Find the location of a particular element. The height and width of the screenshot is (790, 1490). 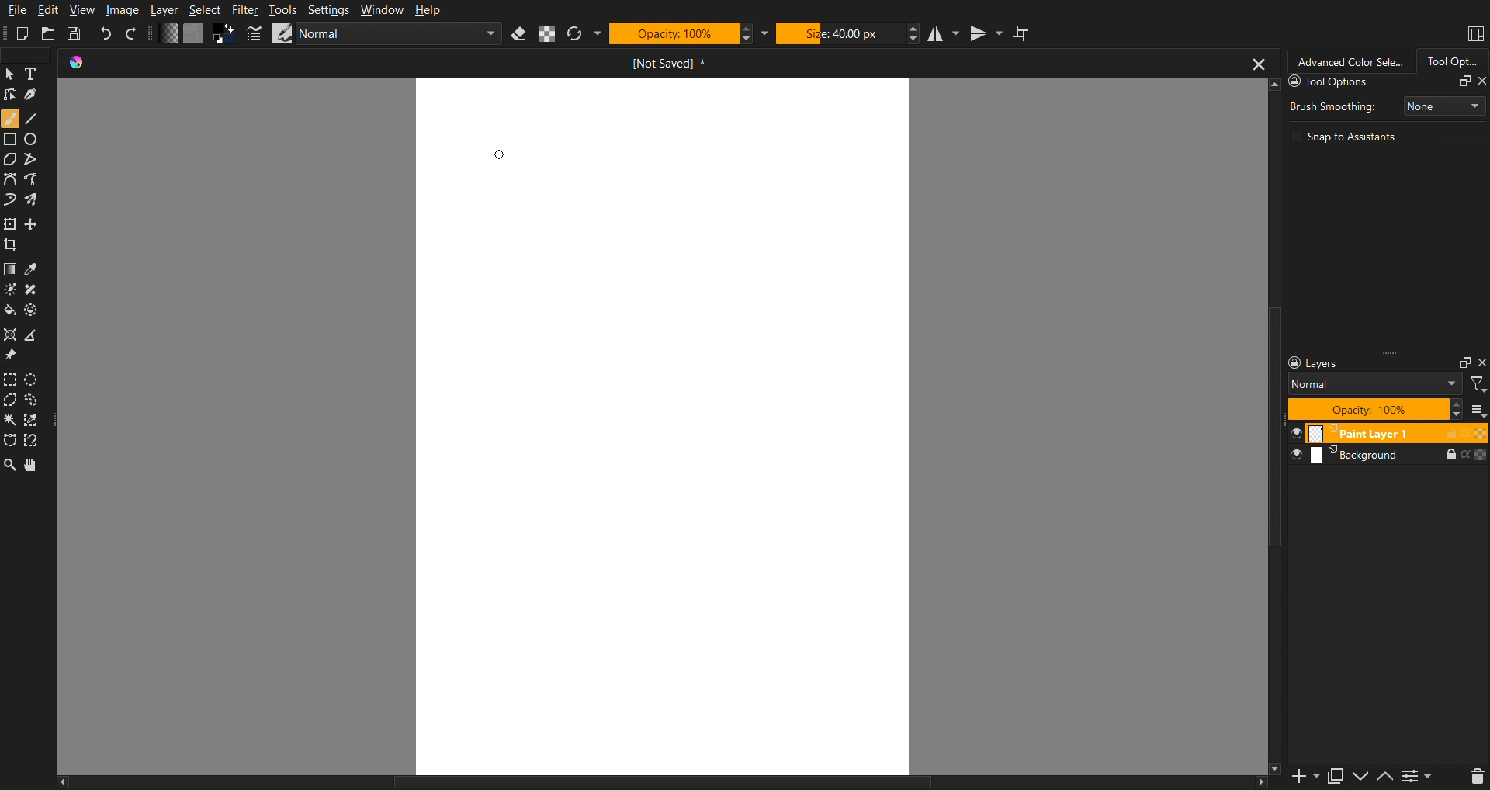

Zoom is located at coordinates (11, 465).